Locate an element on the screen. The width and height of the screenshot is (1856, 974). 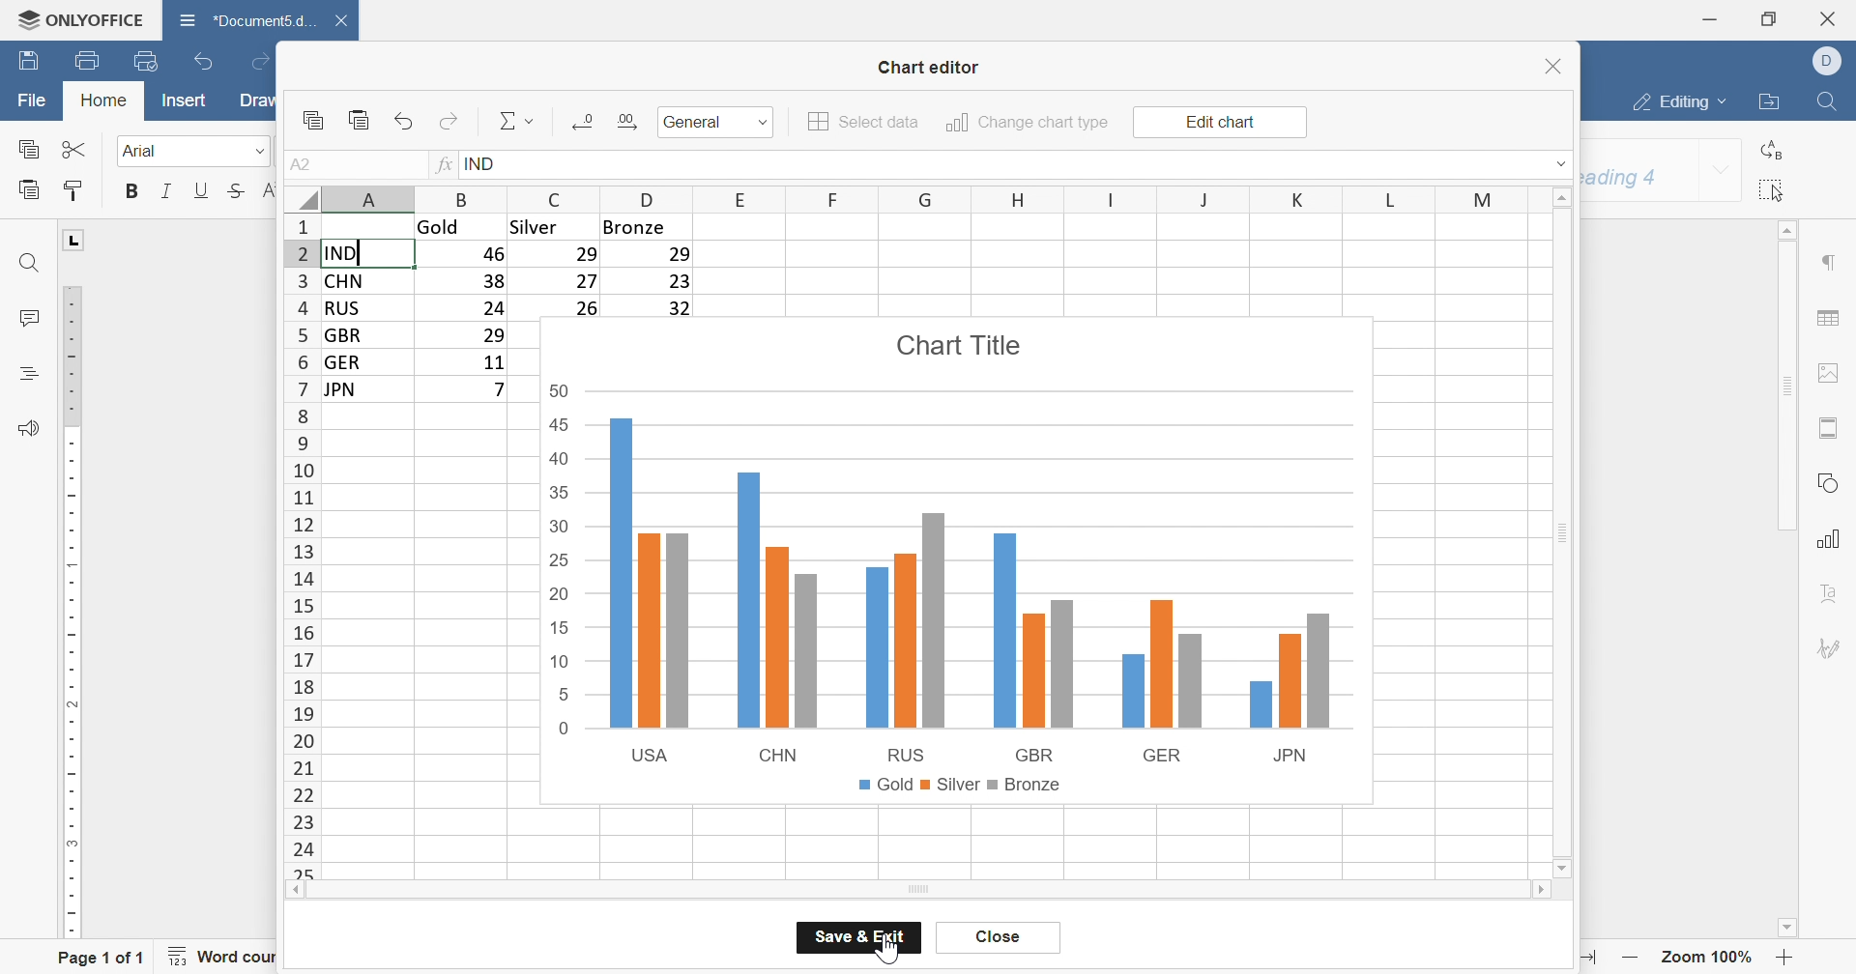
undo is located at coordinates (406, 121).